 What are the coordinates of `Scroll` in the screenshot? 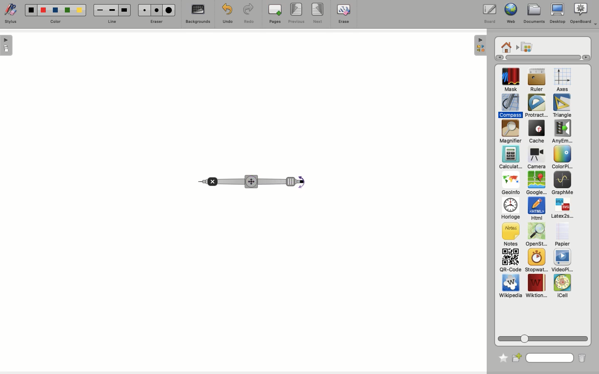 It's located at (544, 337).